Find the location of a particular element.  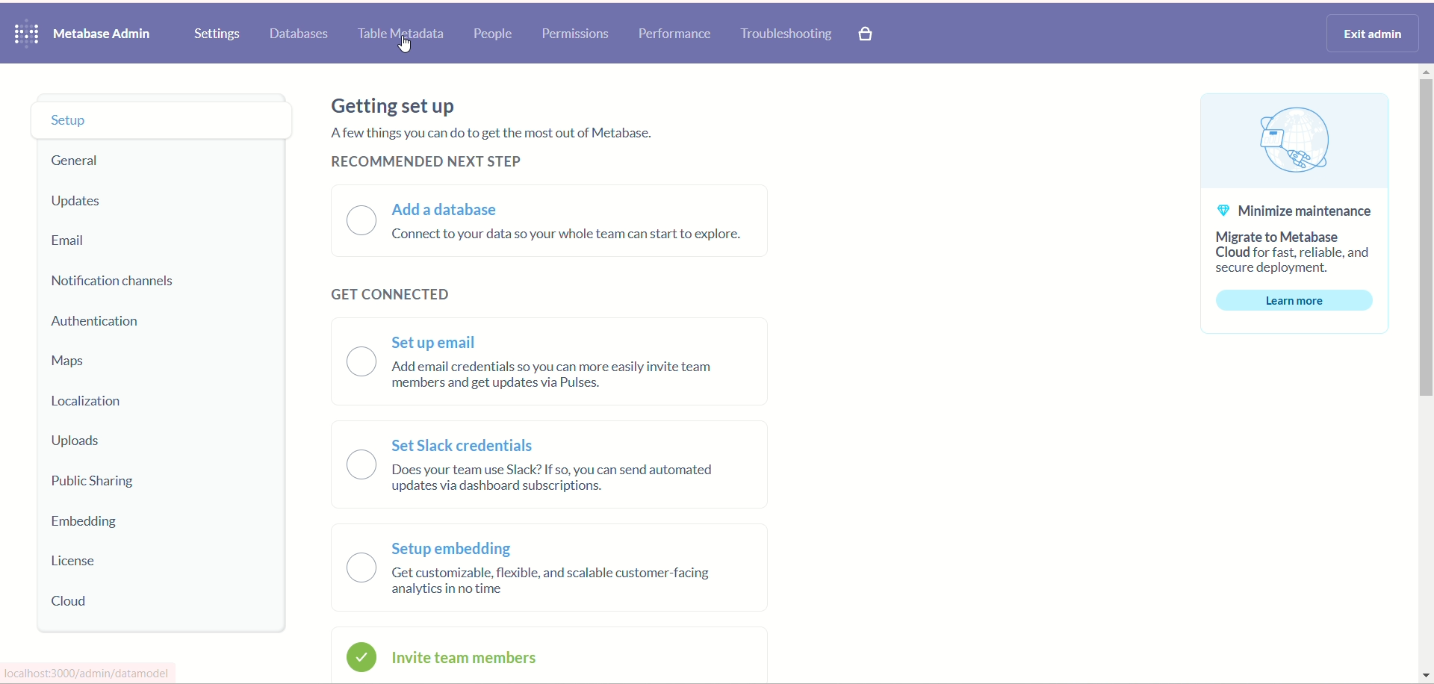

image is located at coordinates (1291, 138).